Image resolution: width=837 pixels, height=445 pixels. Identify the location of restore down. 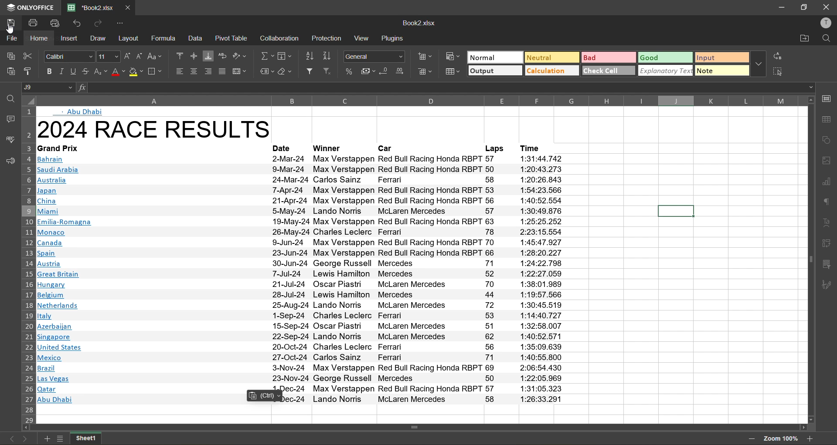
(803, 7).